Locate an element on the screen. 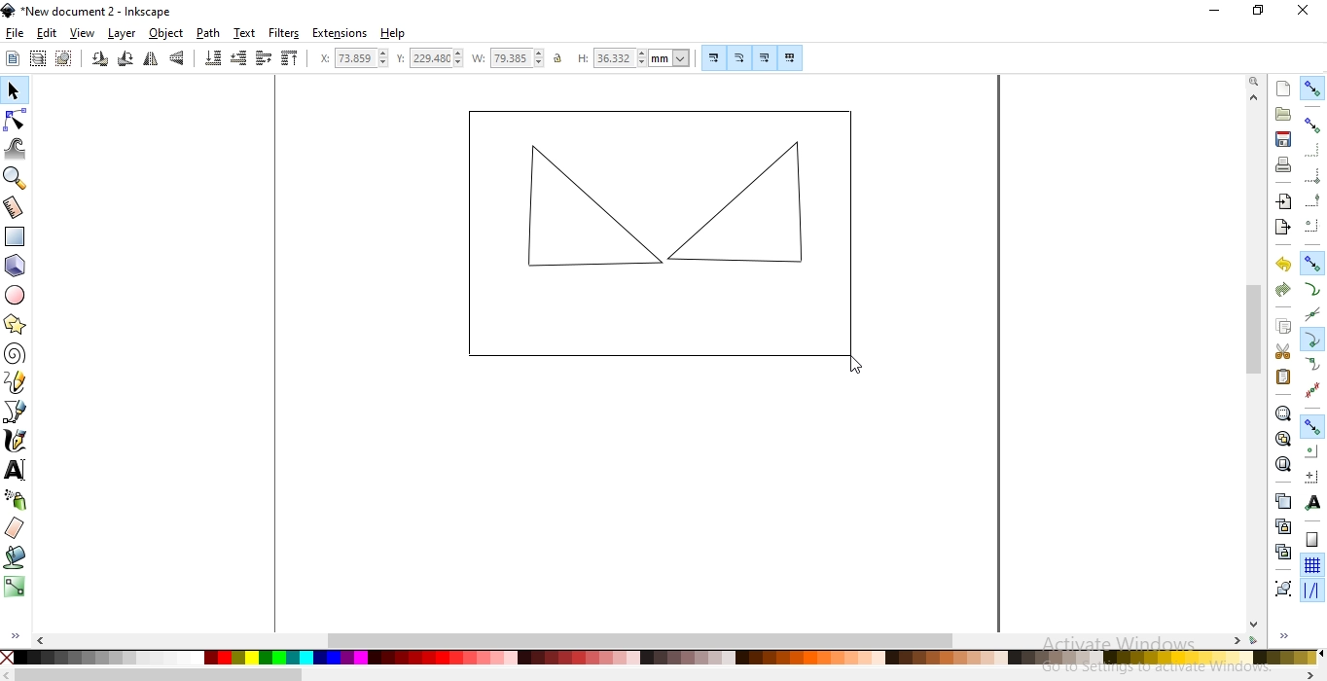 Image resolution: width=1327 pixels, height=681 pixels. vertical coordinate of selection is located at coordinates (431, 57).